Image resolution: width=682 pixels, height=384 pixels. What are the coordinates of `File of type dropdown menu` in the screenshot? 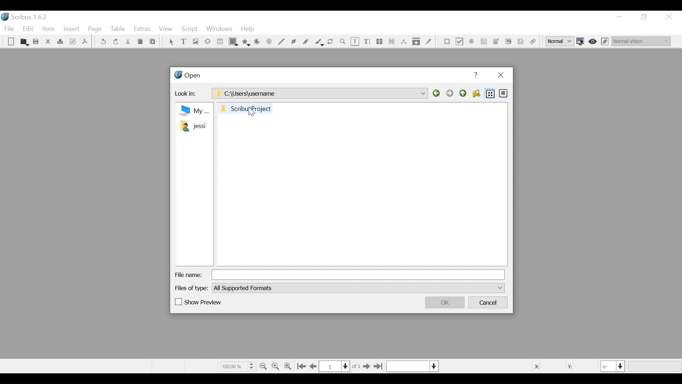 It's located at (358, 288).